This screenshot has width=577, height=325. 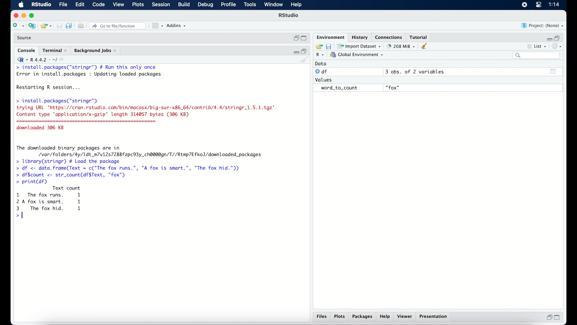 I want to click on create new project, so click(x=32, y=26).